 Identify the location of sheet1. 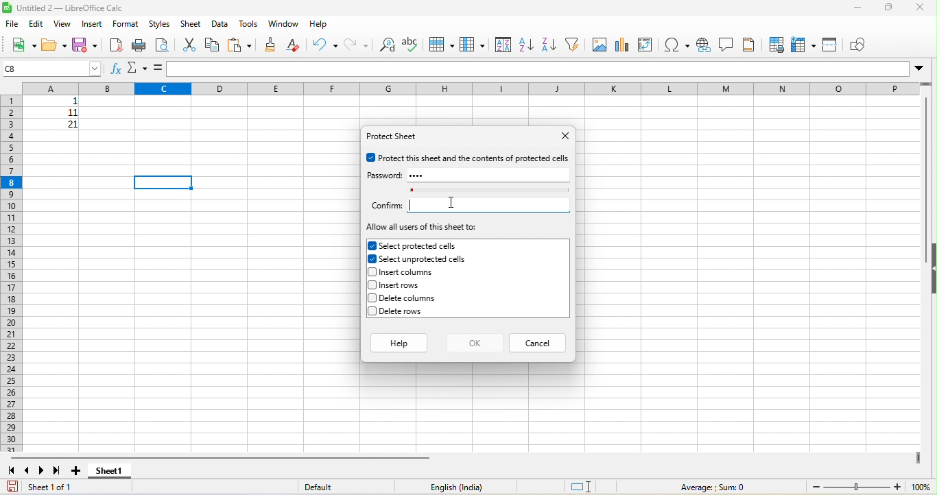
(123, 471).